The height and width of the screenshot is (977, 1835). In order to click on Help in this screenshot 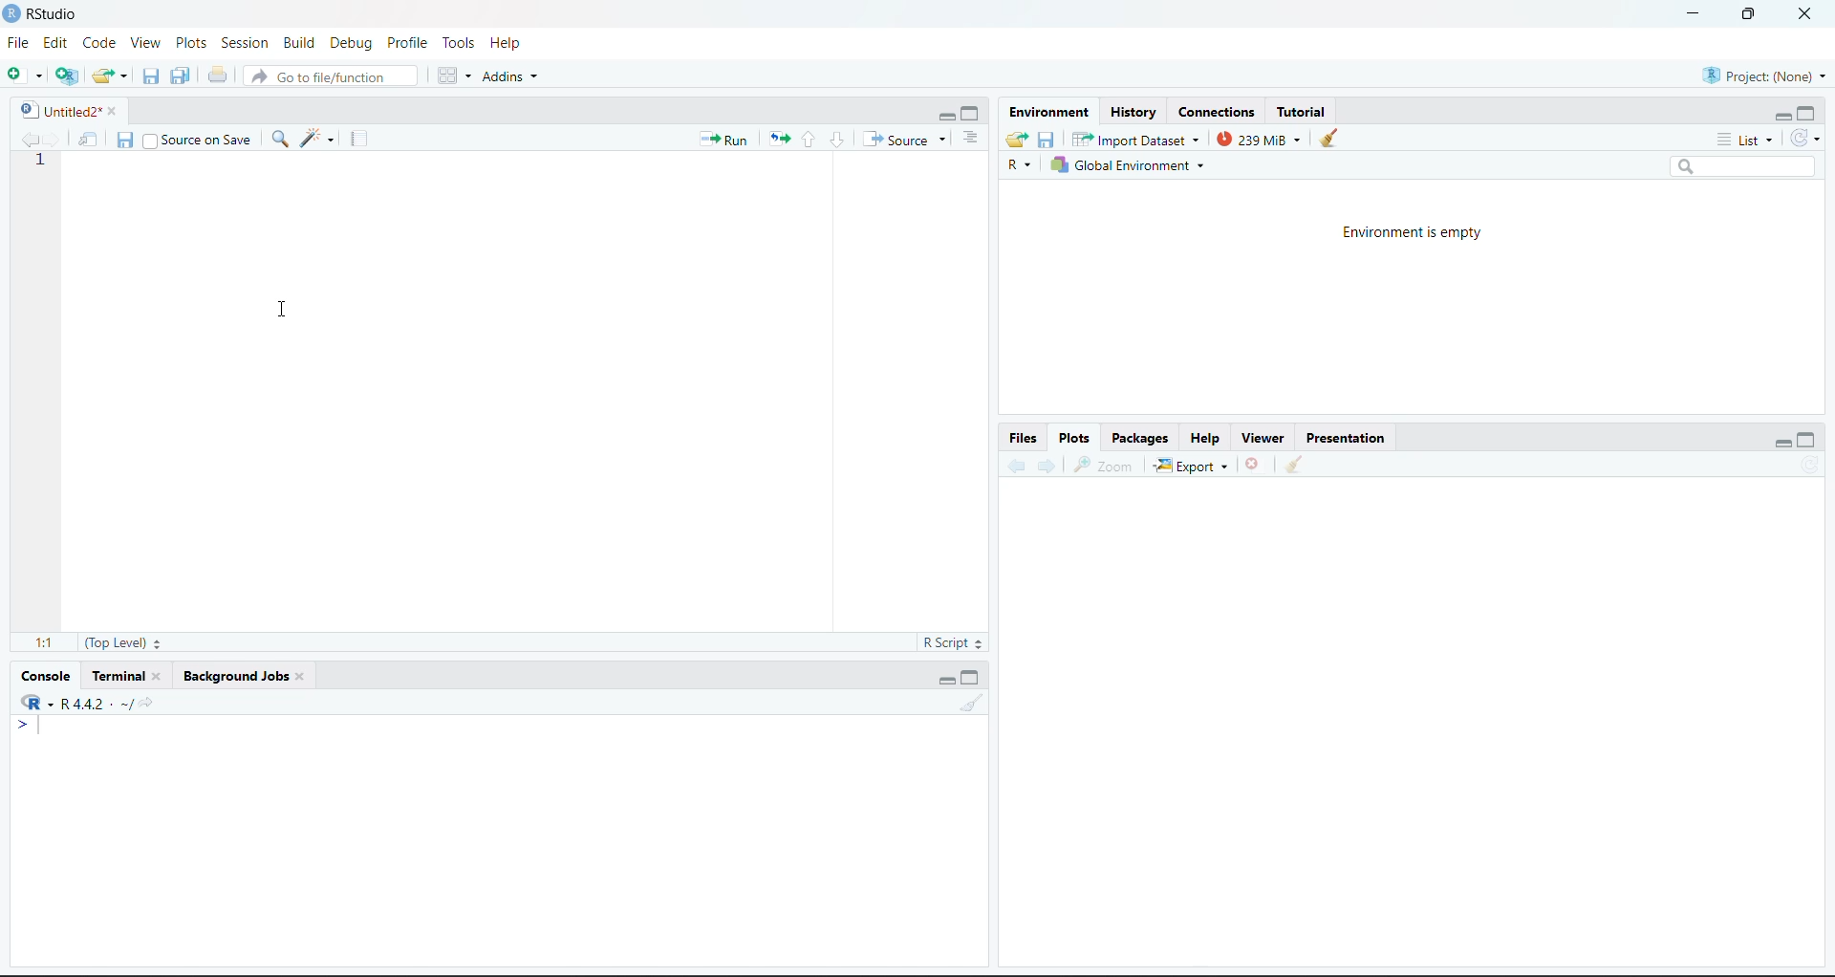, I will do `click(1207, 438)`.